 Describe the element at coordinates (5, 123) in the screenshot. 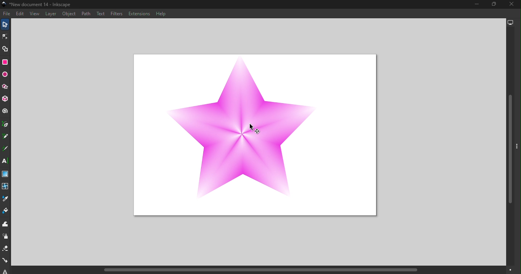

I see `Pen tool` at that location.